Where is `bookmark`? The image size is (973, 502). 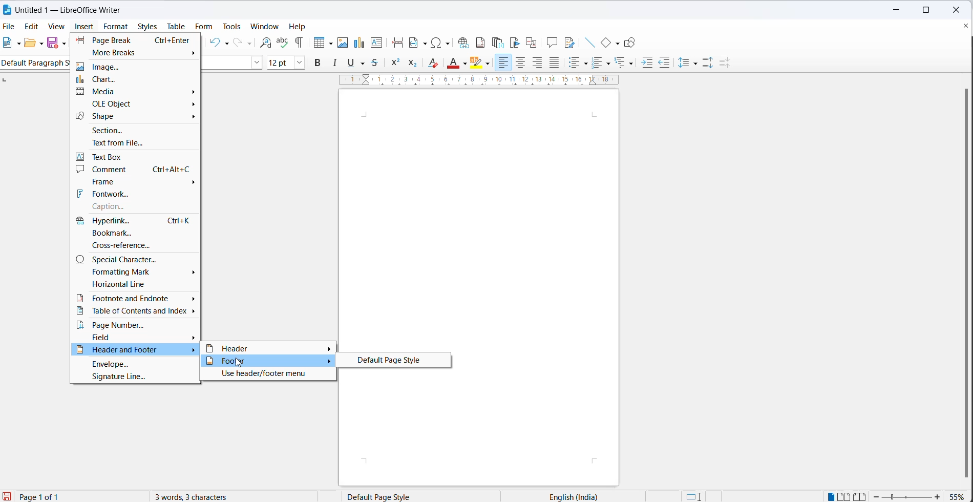
bookmark is located at coordinates (134, 235).